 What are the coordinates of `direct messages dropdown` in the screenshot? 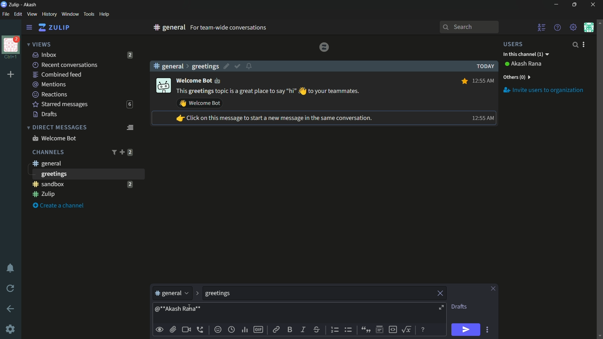 It's located at (57, 128).